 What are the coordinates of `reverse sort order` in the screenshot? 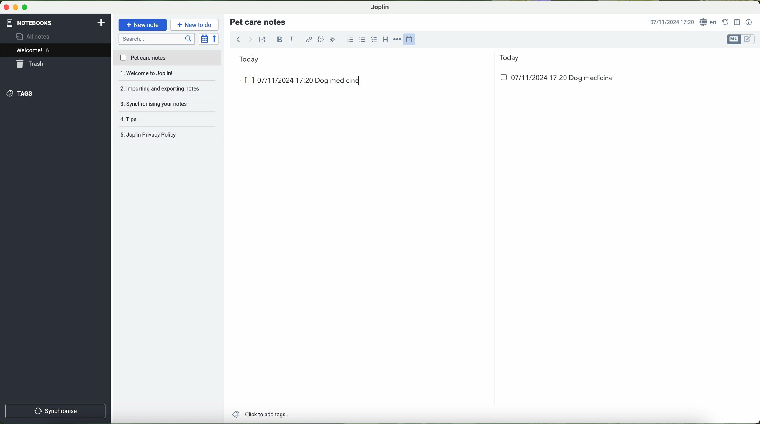 It's located at (216, 39).